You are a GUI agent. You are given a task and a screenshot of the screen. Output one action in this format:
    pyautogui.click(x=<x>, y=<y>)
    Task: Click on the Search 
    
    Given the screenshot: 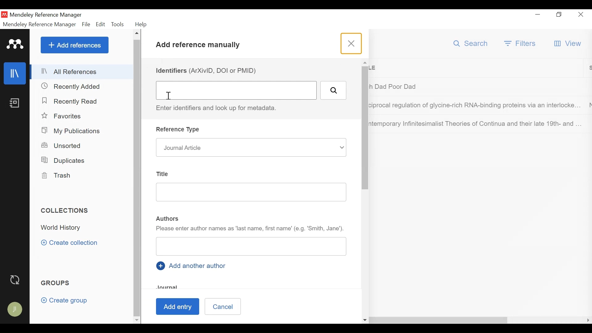 What is the action you would take?
    pyautogui.click(x=471, y=43)
    